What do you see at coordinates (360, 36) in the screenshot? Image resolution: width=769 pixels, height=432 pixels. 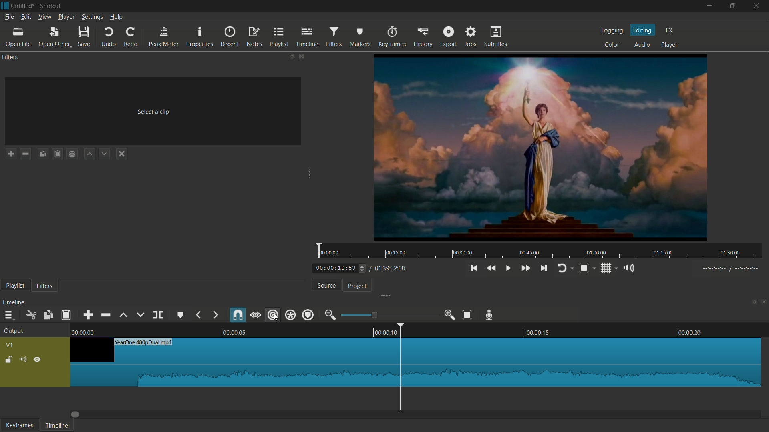 I see `markers` at bounding box center [360, 36].